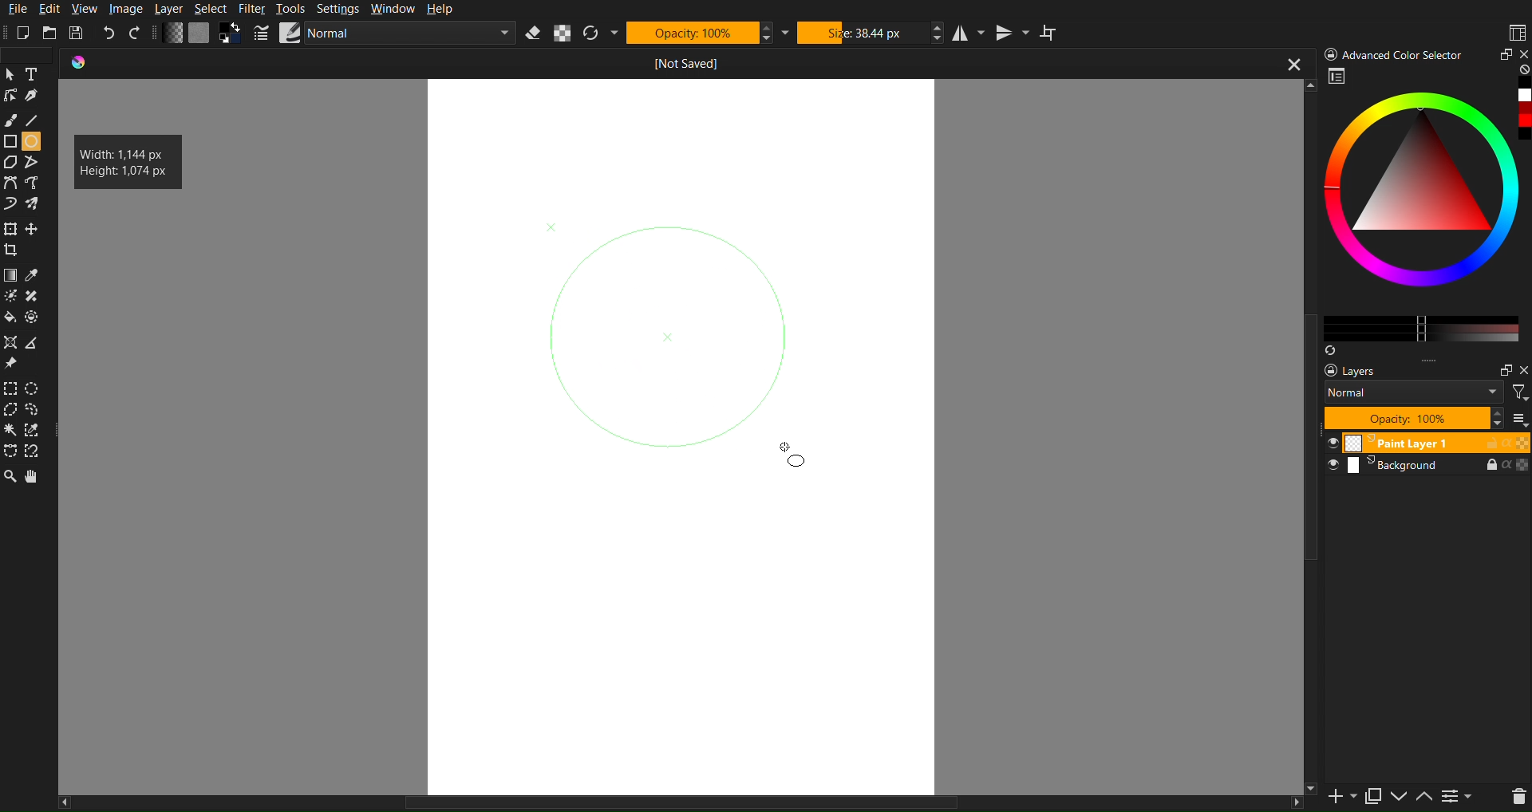  Describe the element at coordinates (1331, 73) in the screenshot. I see `workspace` at that location.